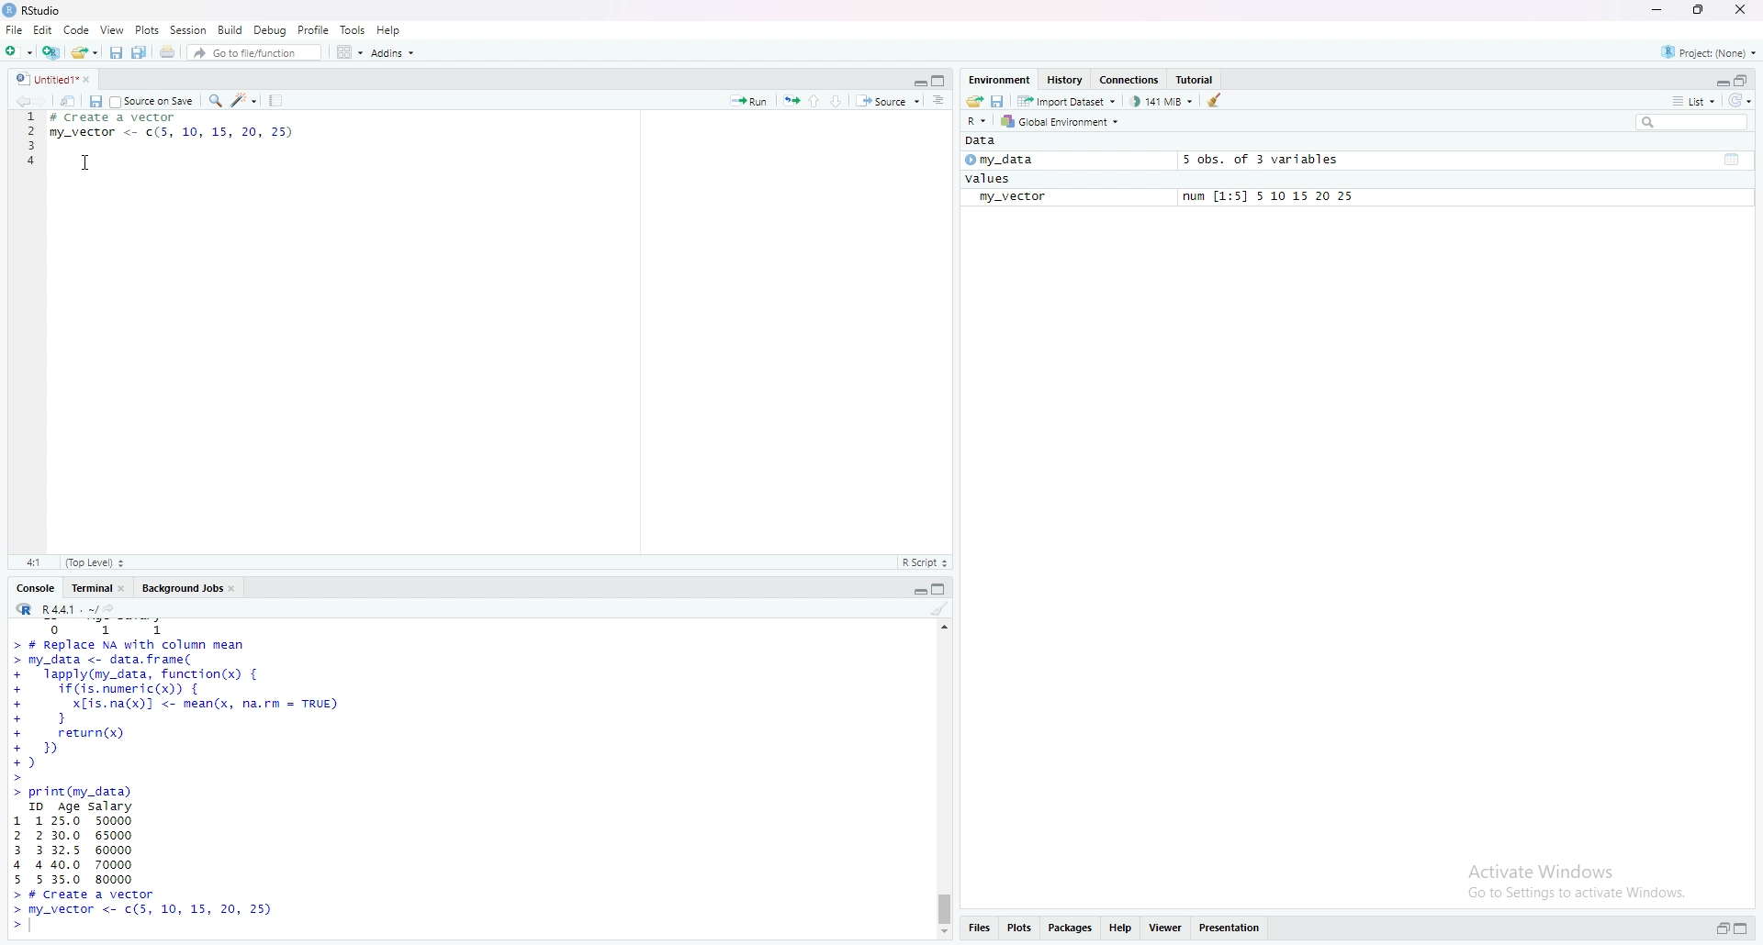  What do you see at coordinates (939, 609) in the screenshot?
I see `clear console` at bounding box center [939, 609].